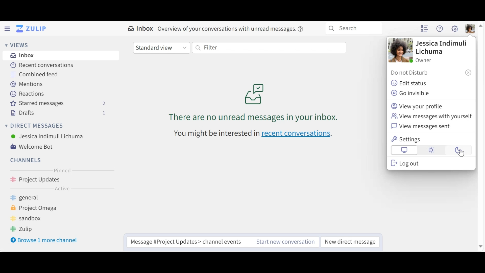 This screenshot has width=485, height=273. What do you see at coordinates (281, 242) in the screenshot?
I see `Start new conversation` at bounding box center [281, 242].